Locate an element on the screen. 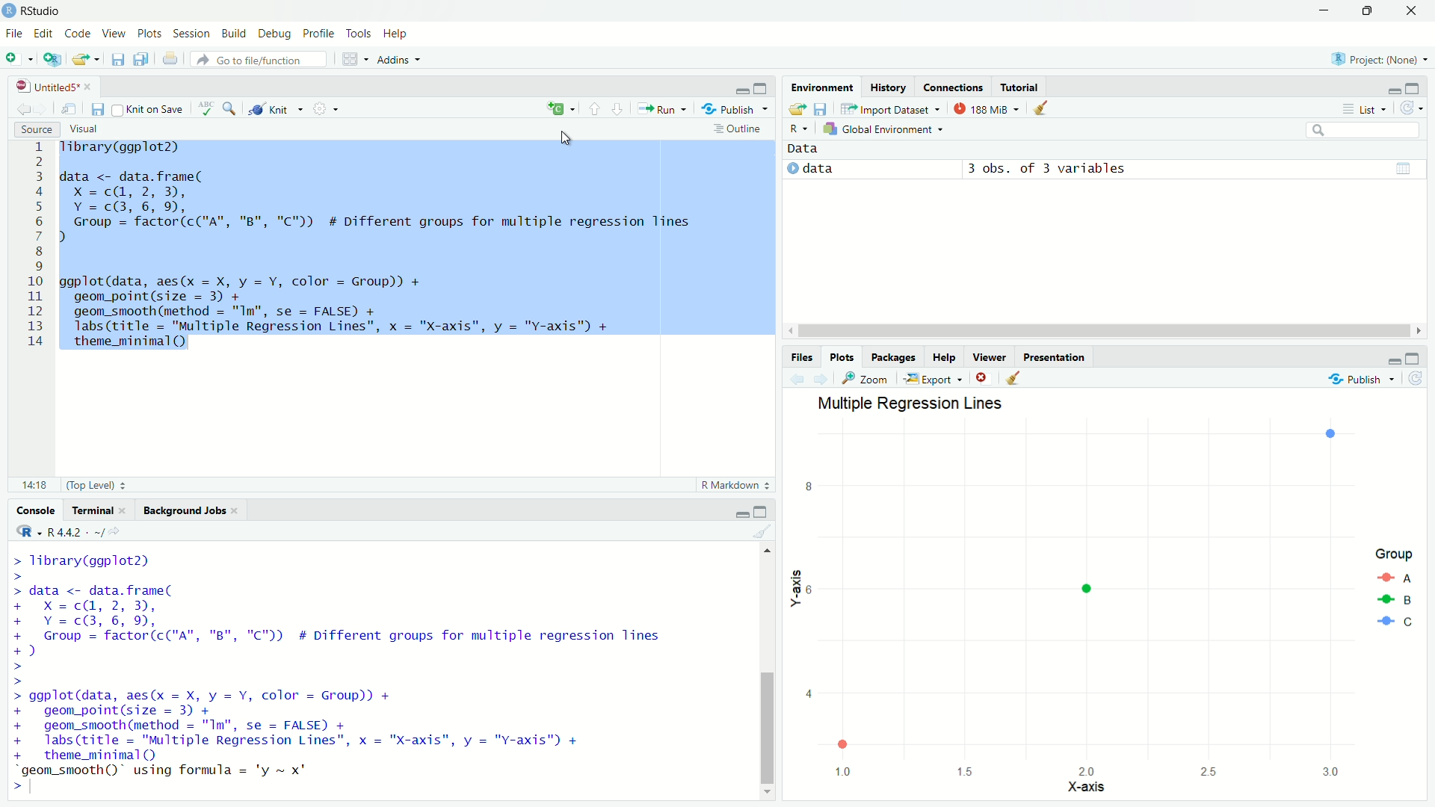 This screenshot has height=807, width=1435. Presentation is located at coordinates (1058, 357).